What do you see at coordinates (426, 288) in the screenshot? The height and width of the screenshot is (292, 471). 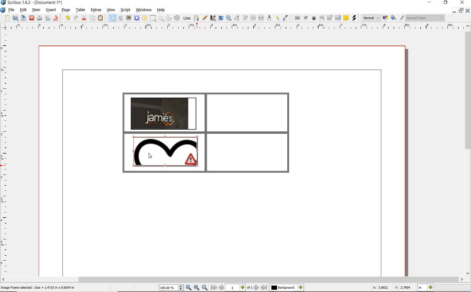 I see `select measurement` at bounding box center [426, 288].